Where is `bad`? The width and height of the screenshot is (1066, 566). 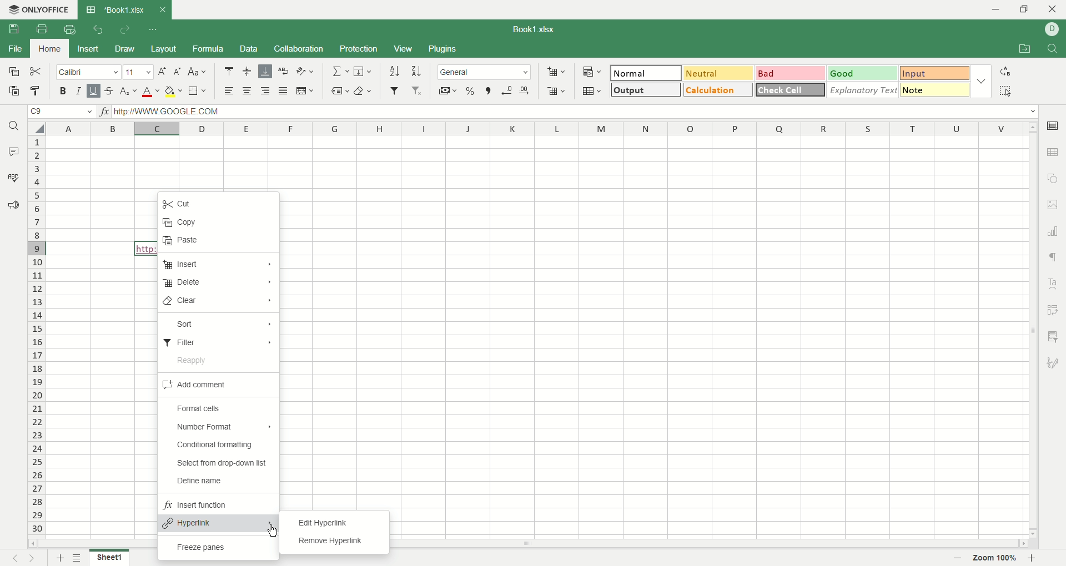
bad is located at coordinates (790, 72).